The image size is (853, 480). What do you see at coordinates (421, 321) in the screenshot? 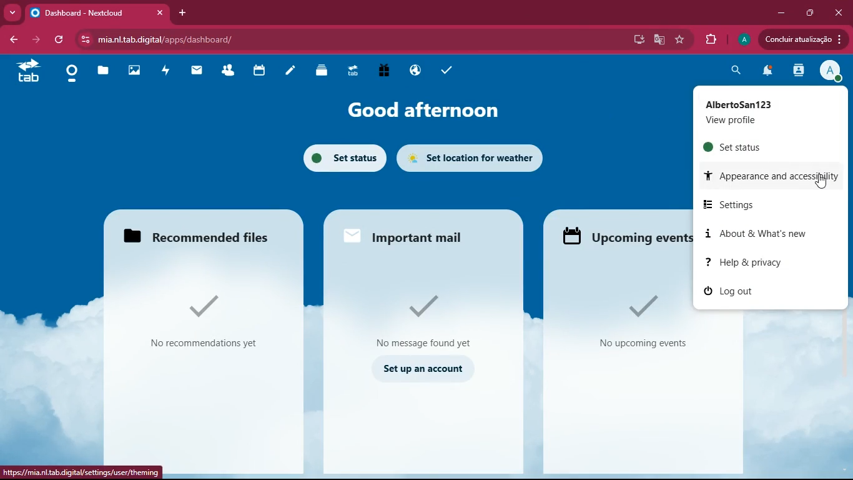
I see `message` at bounding box center [421, 321].